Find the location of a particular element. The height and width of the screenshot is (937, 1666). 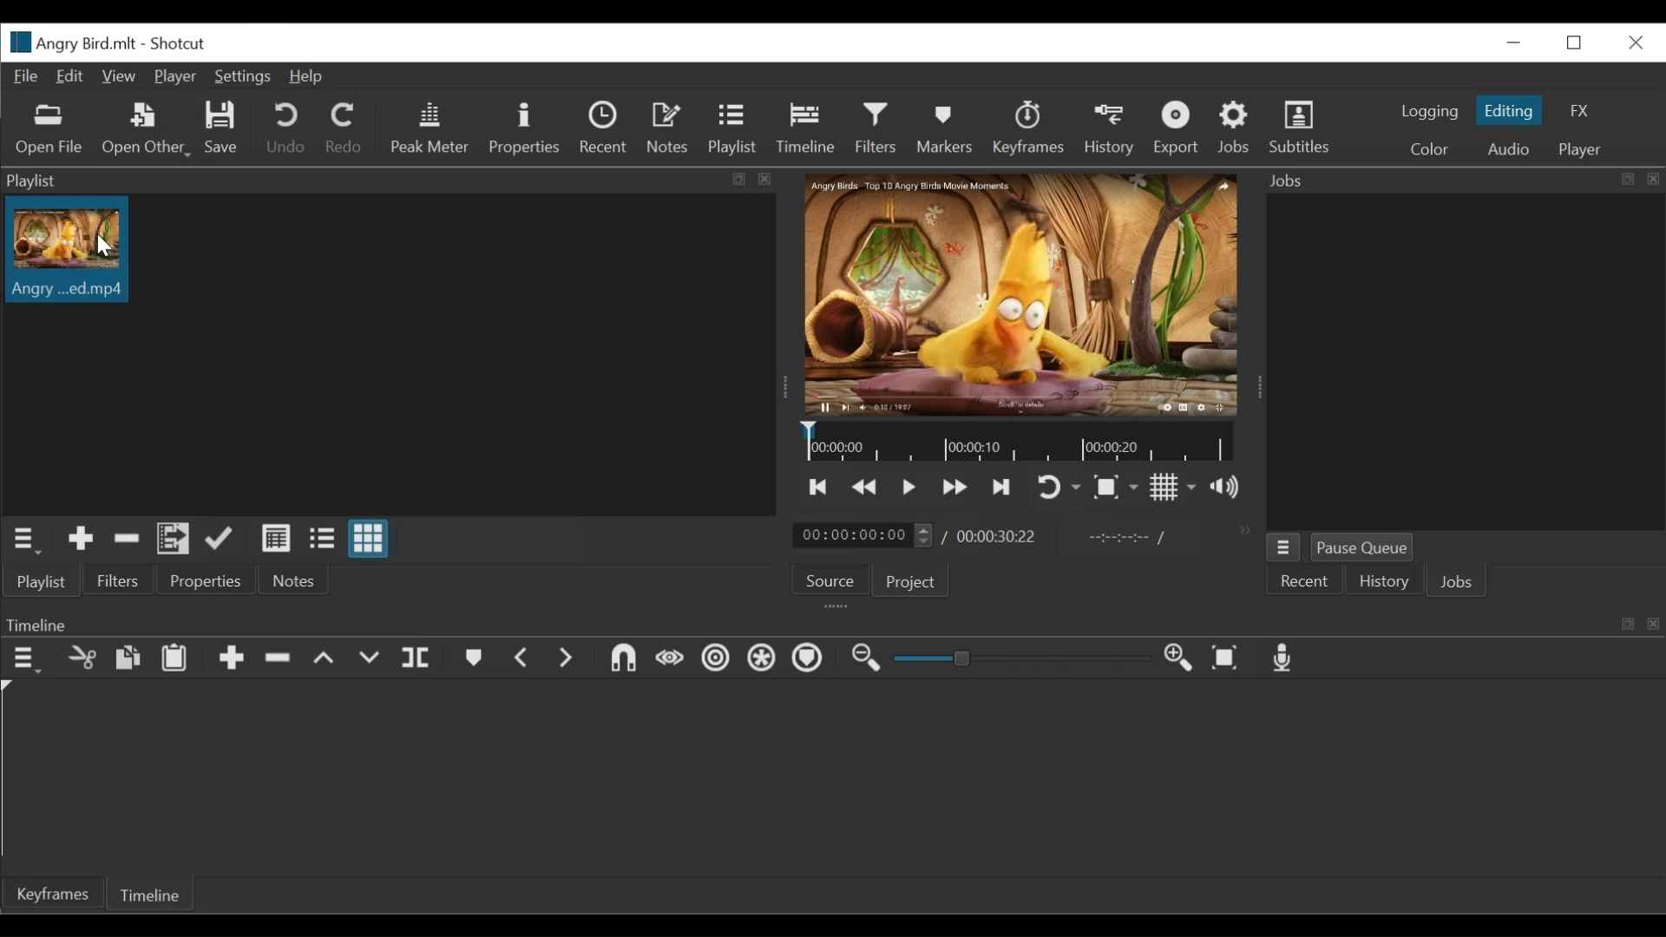

Record audio is located at coordinates (1287, 659).